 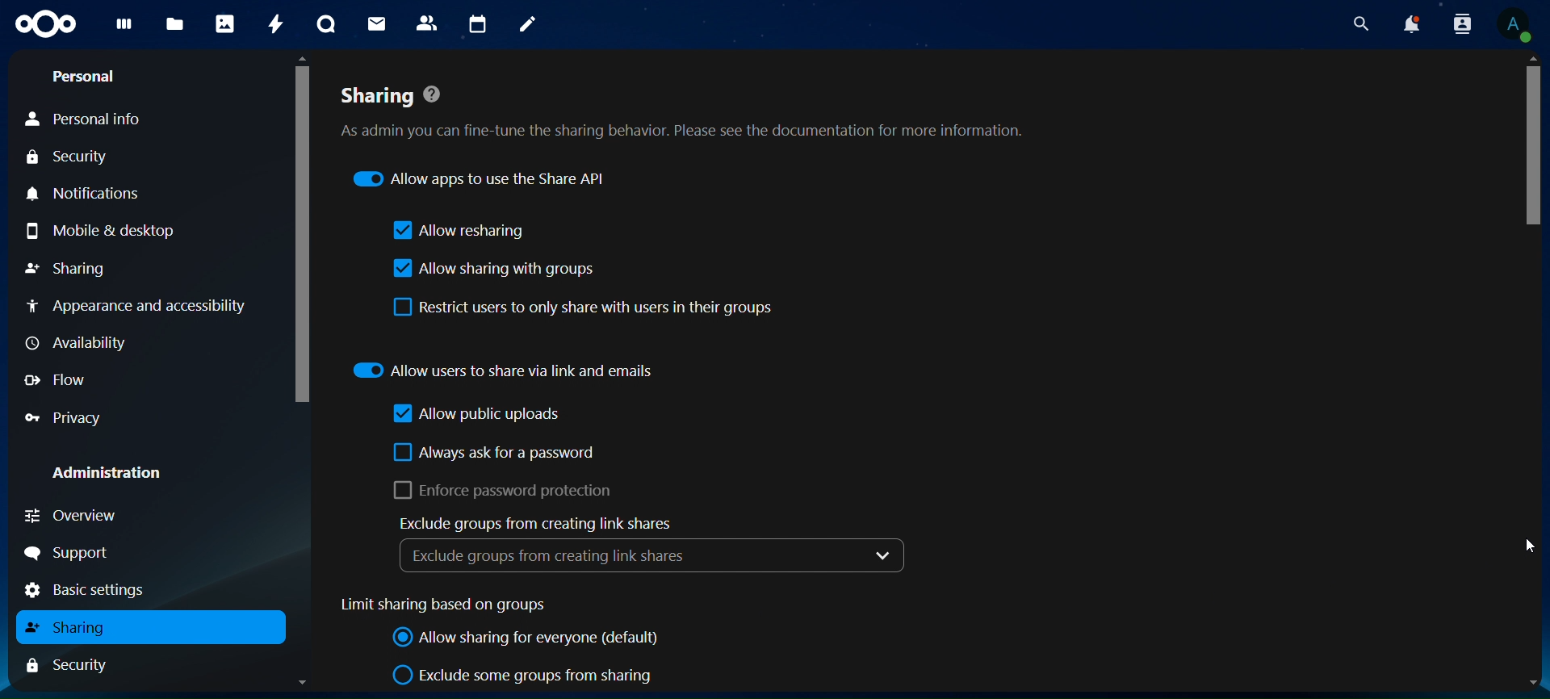 I want to click on basic settings, so click(x=100, y=589).